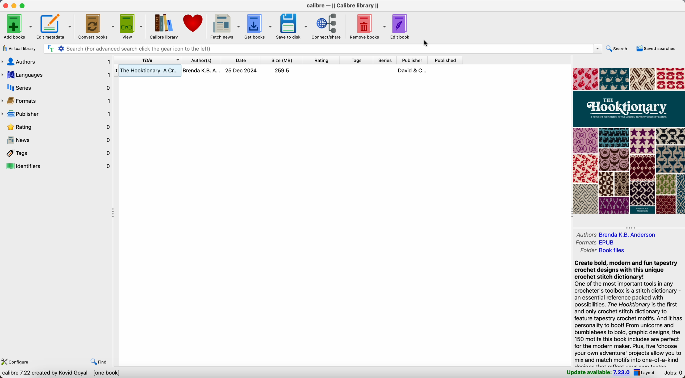 The width and height of the screenshot is (685, 378). I want to click on size, so click(282, 60).